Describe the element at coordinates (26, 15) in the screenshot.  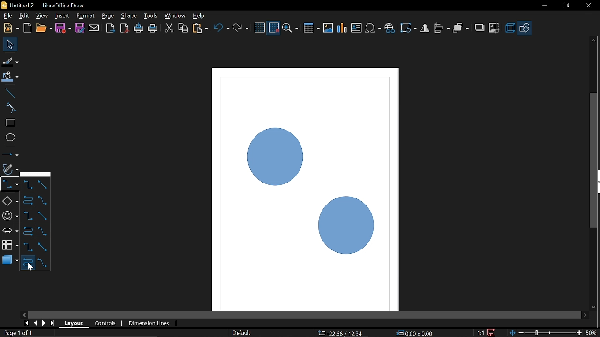
I see `edit` at that location.